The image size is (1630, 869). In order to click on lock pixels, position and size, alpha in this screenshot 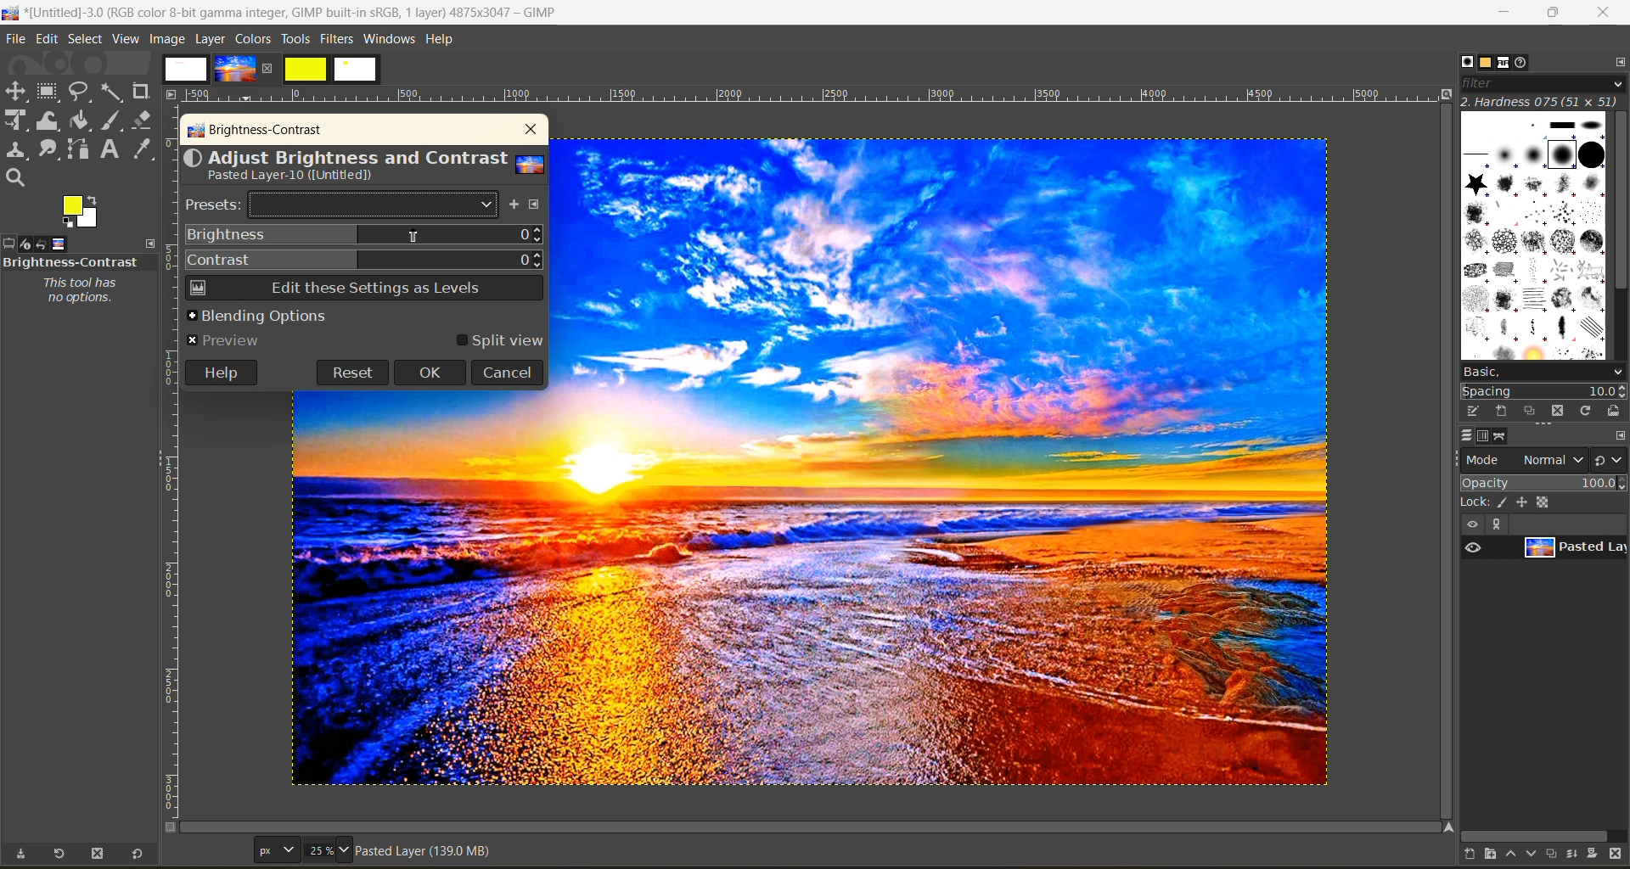, I will do `click(1543, 502)`.